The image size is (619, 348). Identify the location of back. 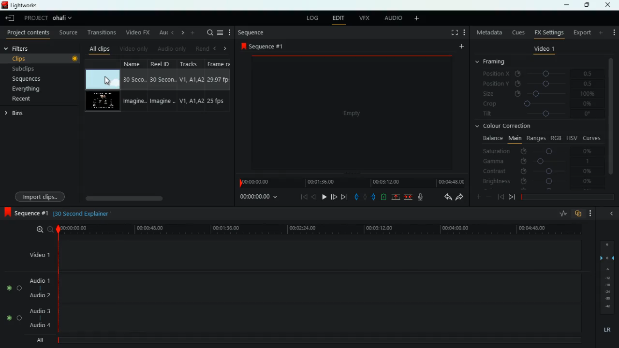
(447, 197).